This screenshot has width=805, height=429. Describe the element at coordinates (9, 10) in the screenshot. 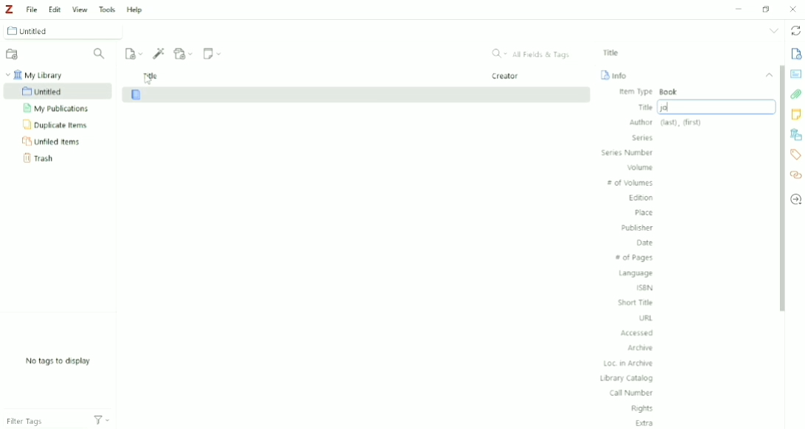

I see `Logo` at that location.